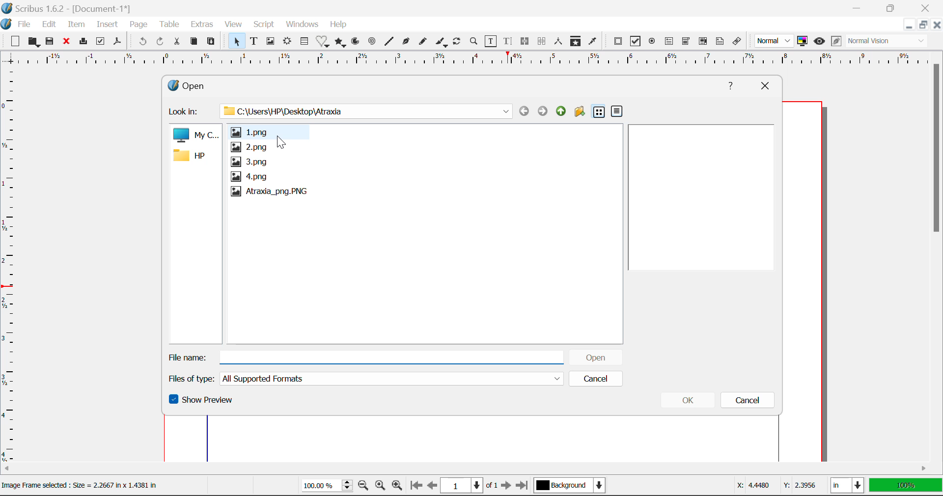 Image resolution: width=943 pixels, height=496 pixels. What do you see at coordinates (527, 41) in the screenshot?
I see `Link Text Frames` at bounding box center [527, 41].